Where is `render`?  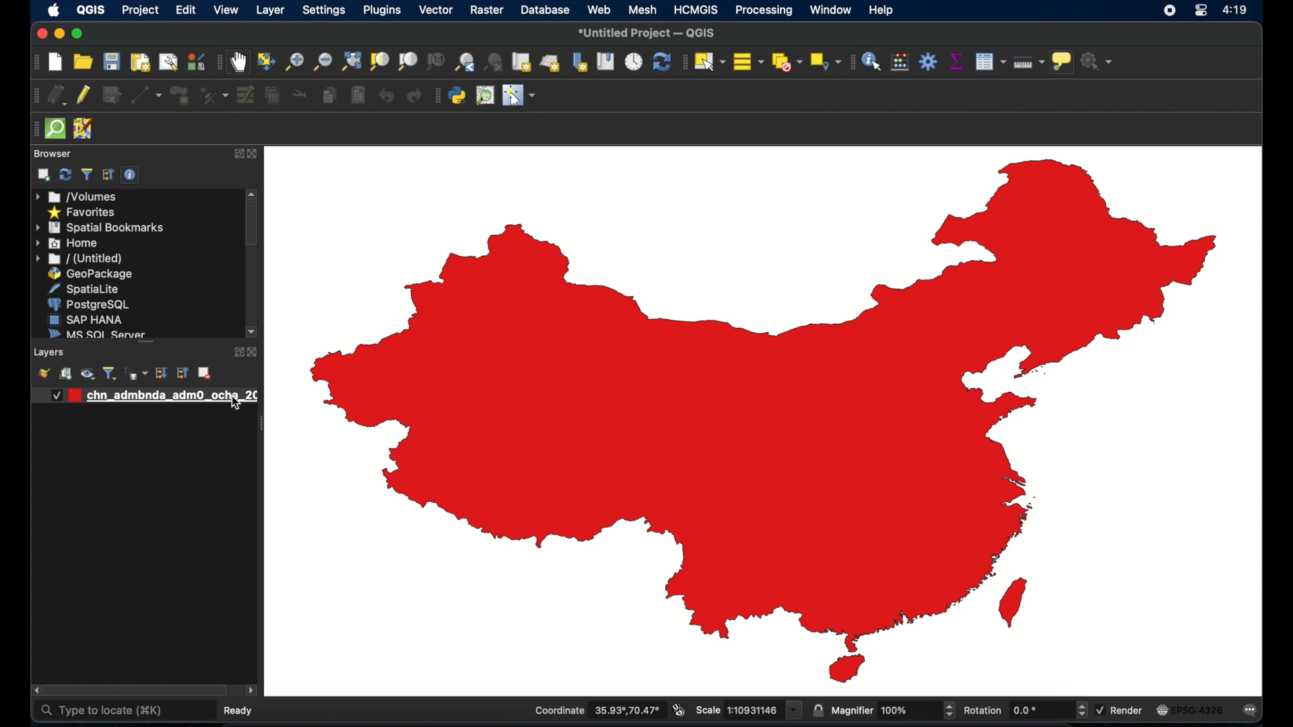 render is located at coordinates (1119, 709).